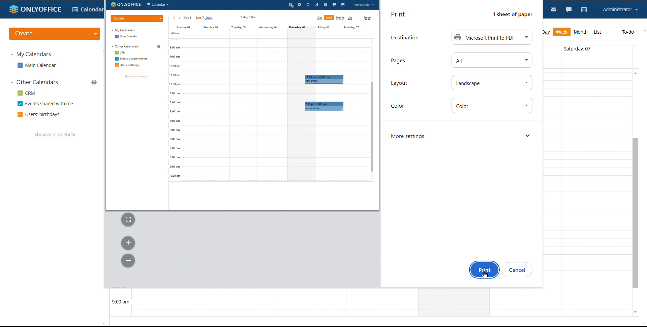  What do you see at coordinates (491, 60) in the screenshot?
I see `select pages` at bounding box center [491, 60].